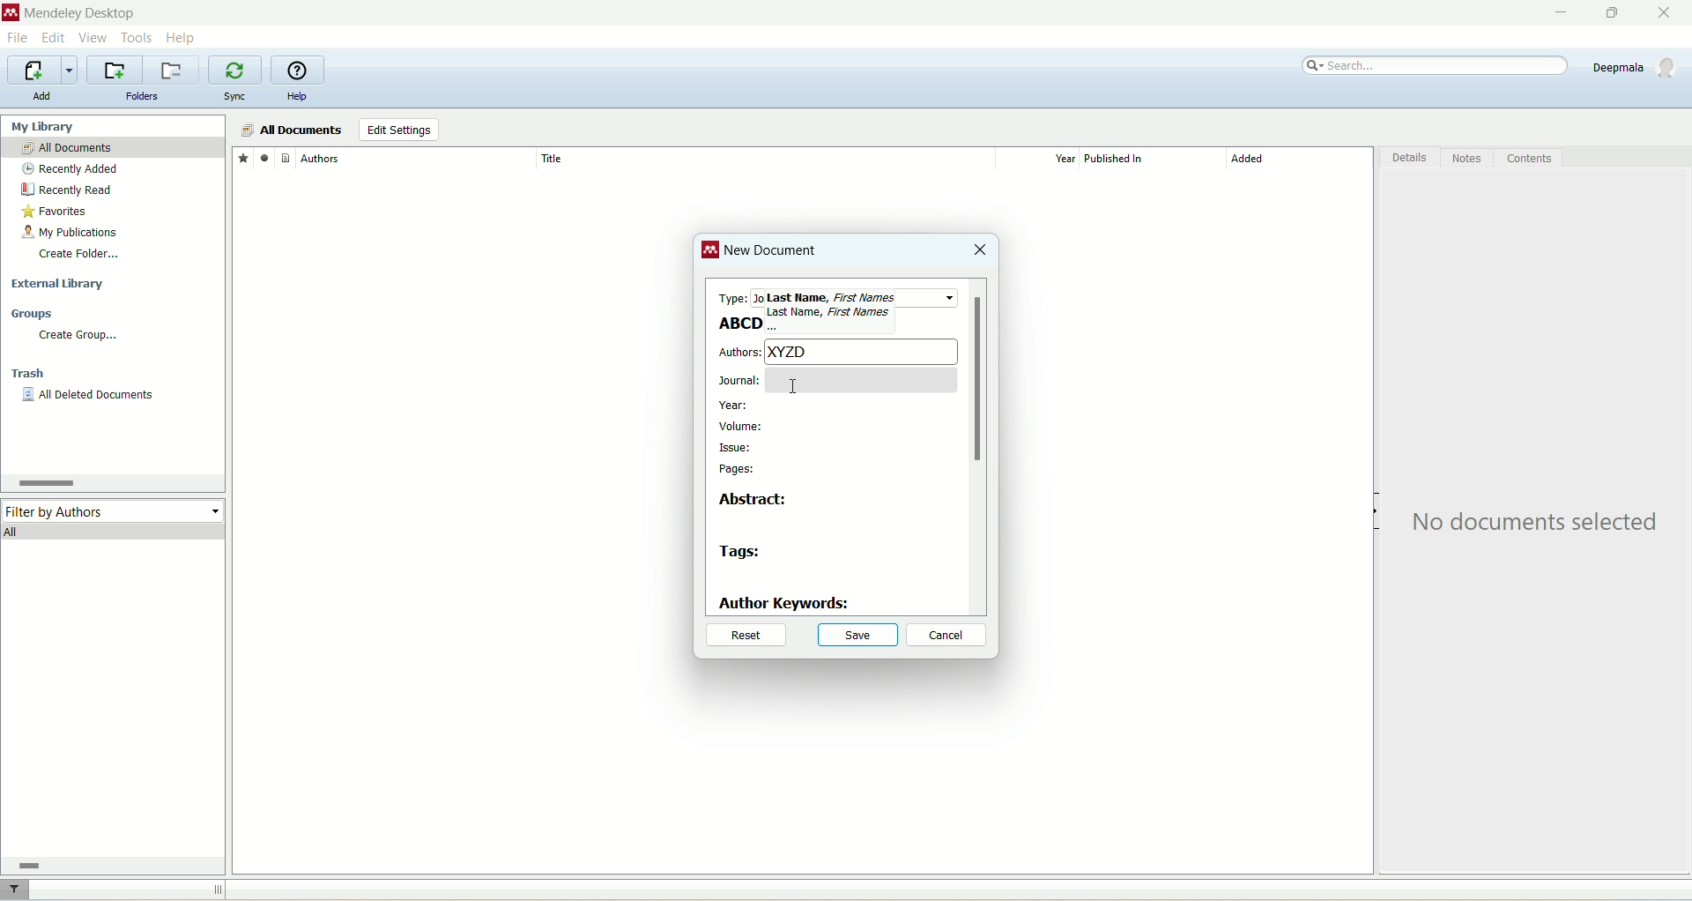 Image resolution: width=1692 pixels, height=901 pixels. Describe the element at coordinates (785, 604) in the screenshot. I see `author keywords` at that location.